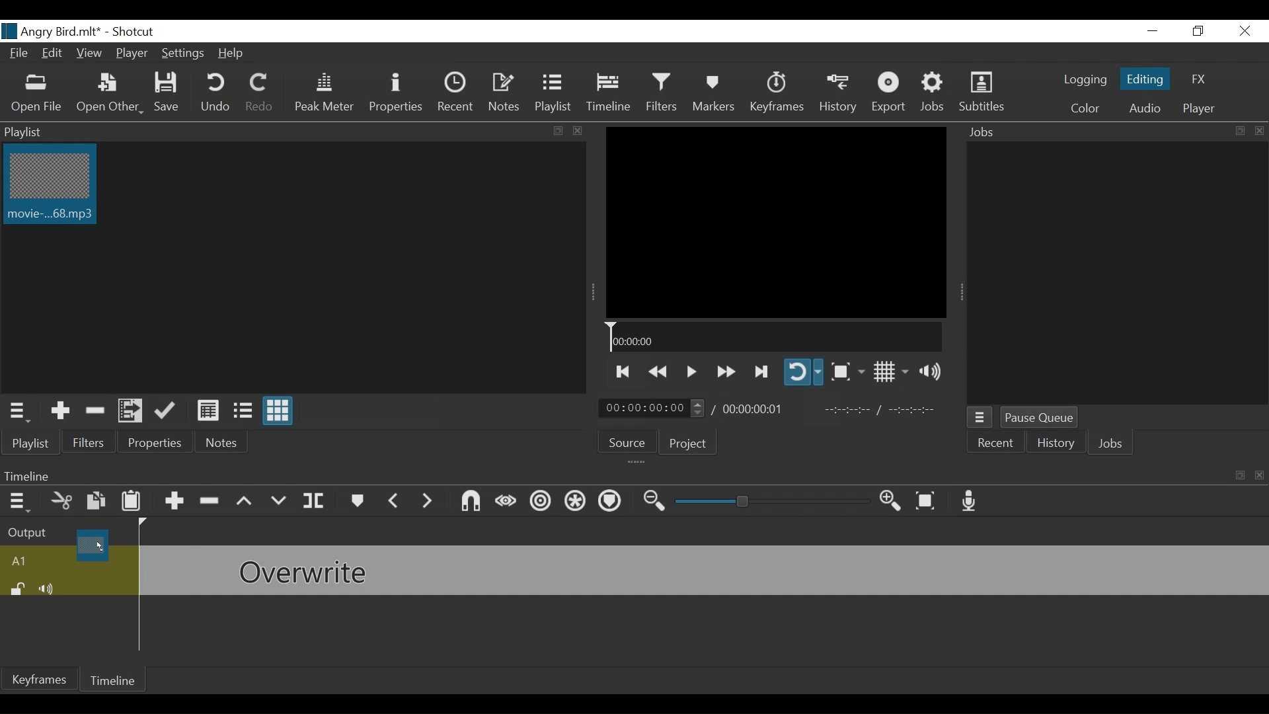  What do you see at coordinates (1151, 31) in the screenshot?
I see `minimize` at bounding box center [1151, 31].